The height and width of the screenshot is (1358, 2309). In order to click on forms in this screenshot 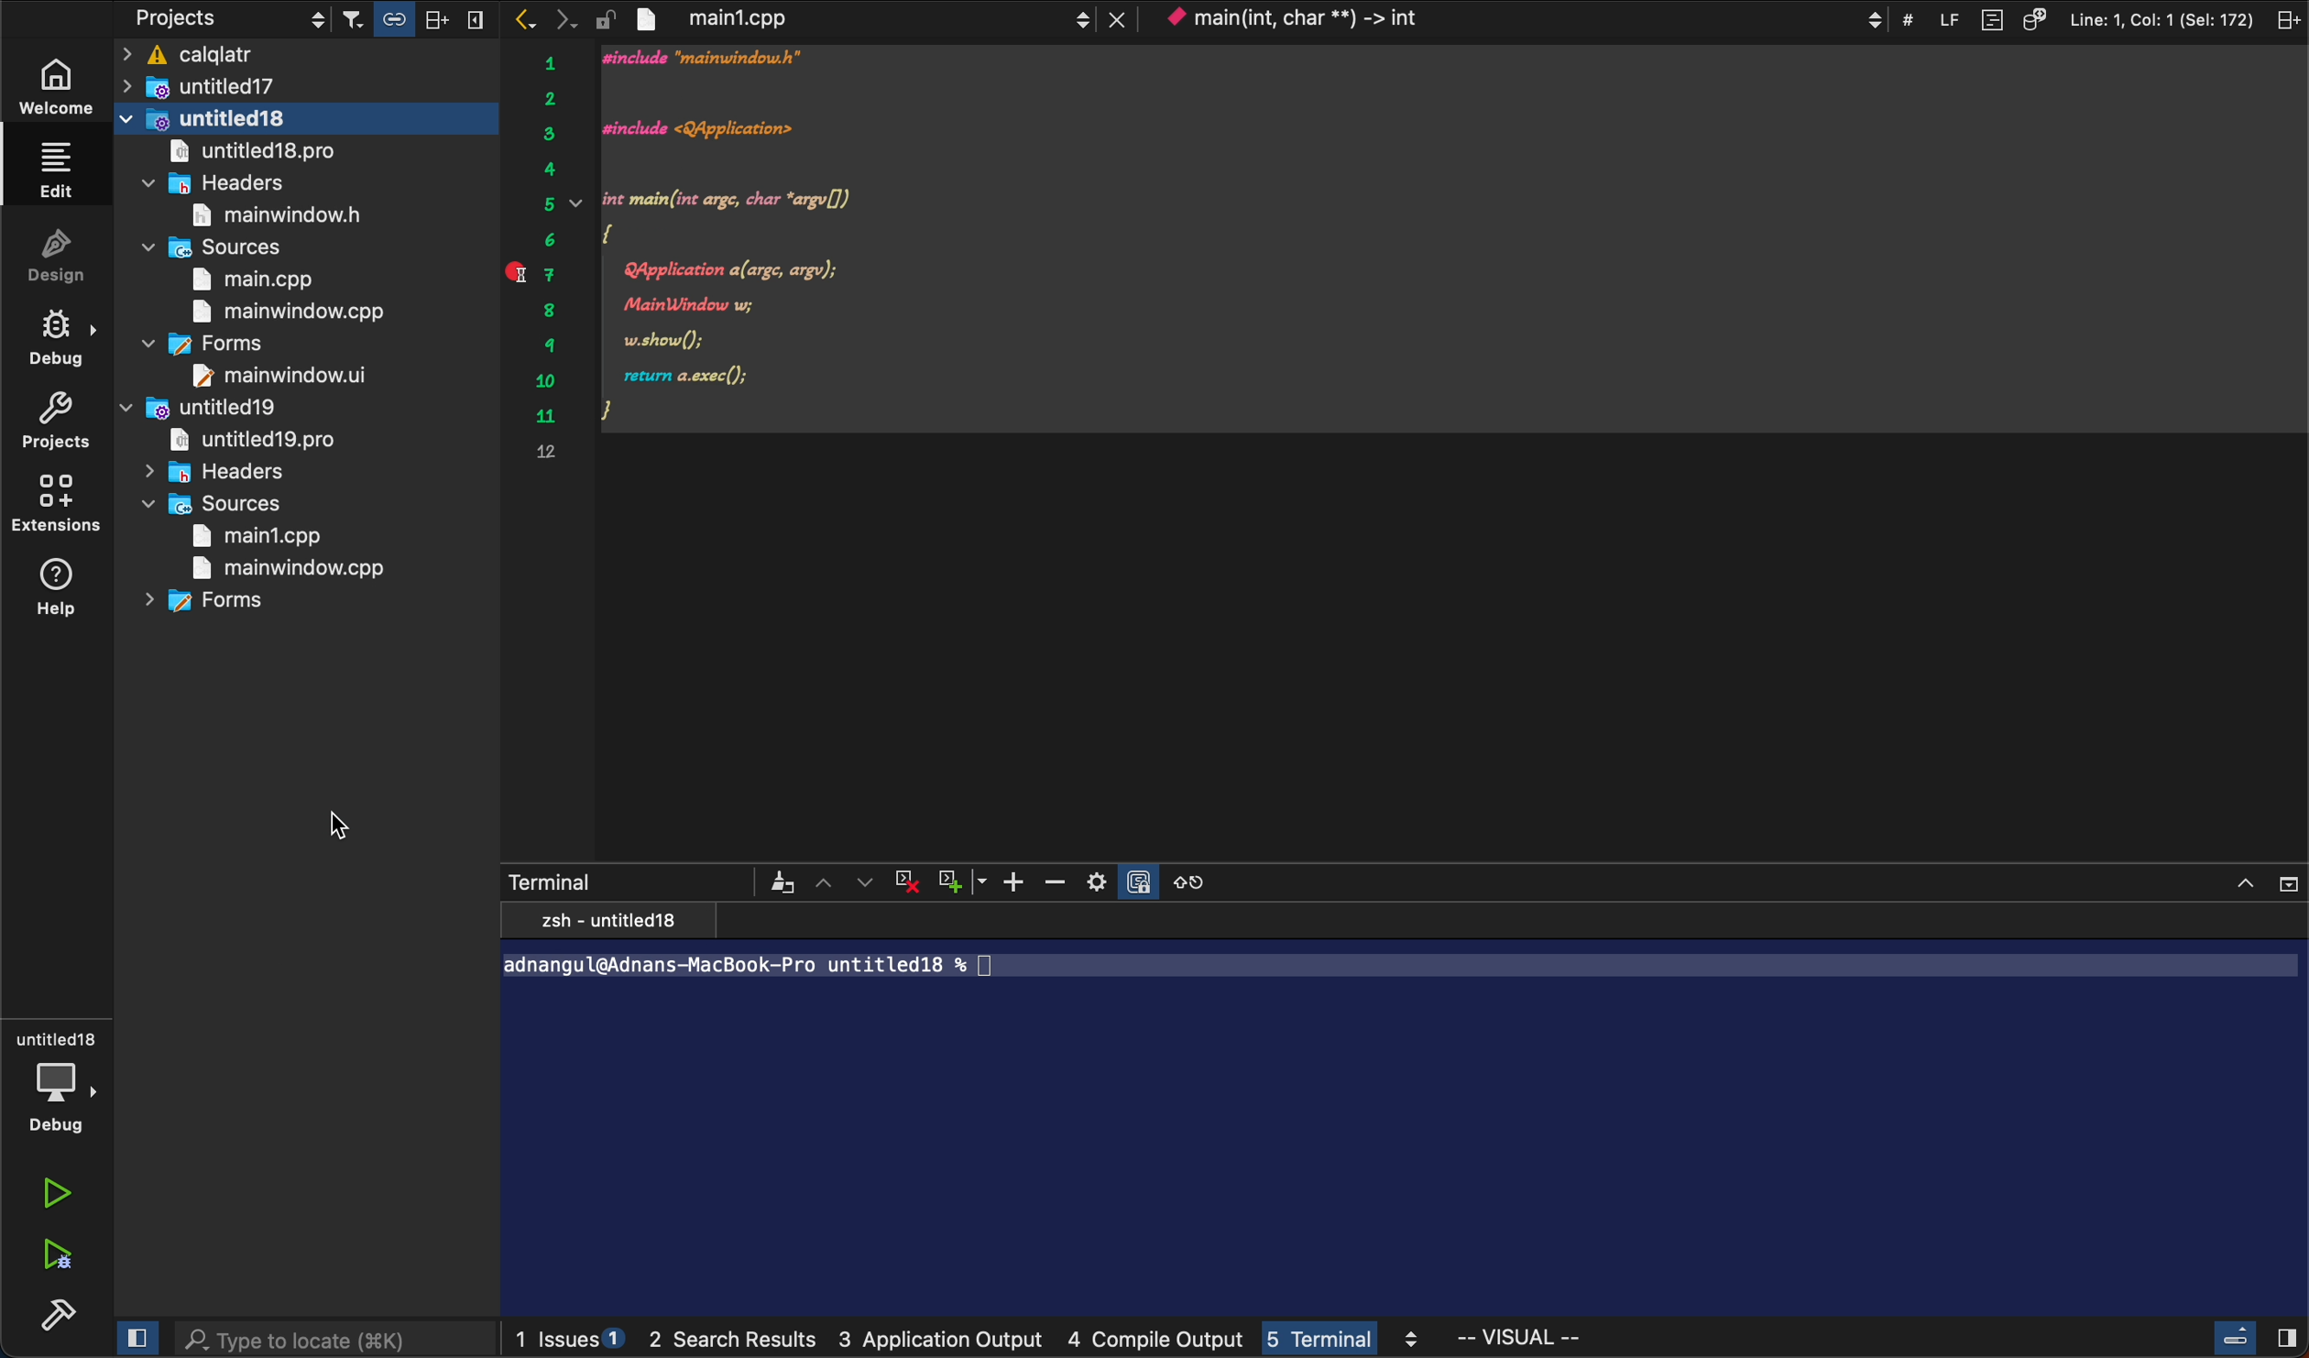, I will do `click(213, 607)`.